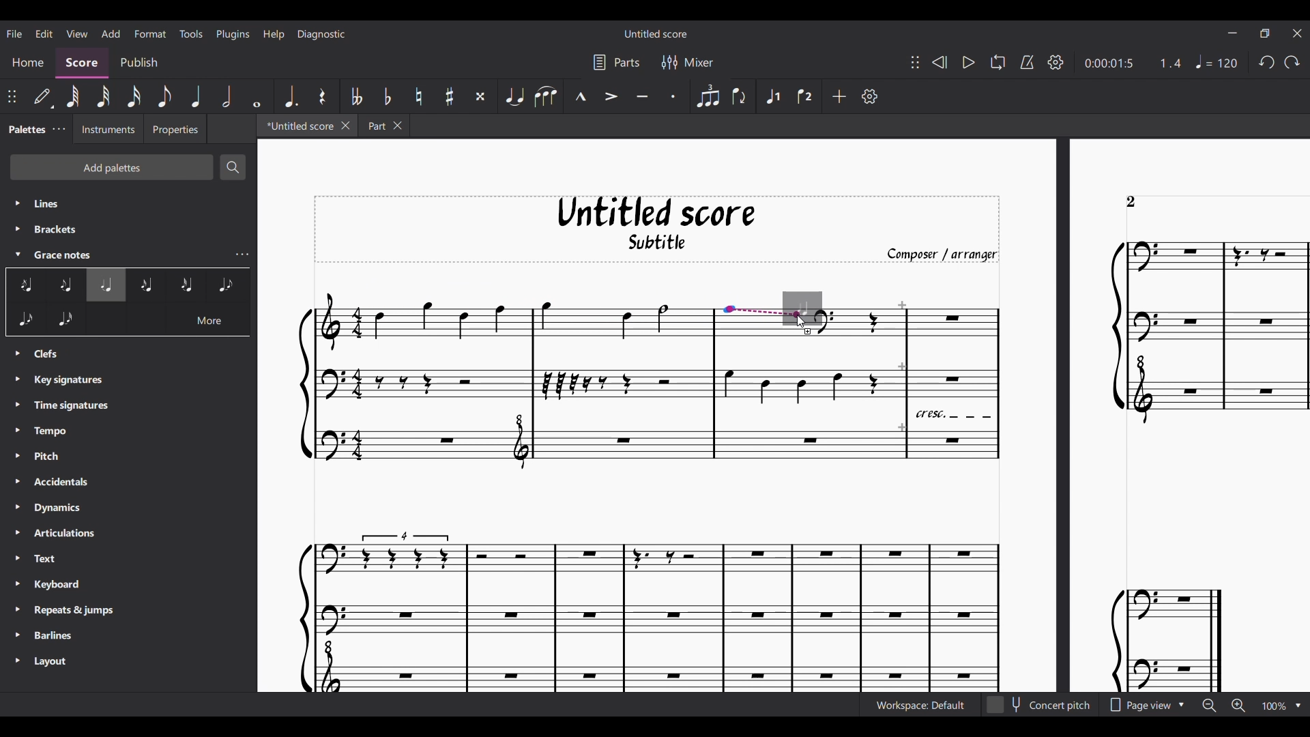 This screenshot has height=737, width=1310. What do you see at coordinates (17, 509) in the screenshot?
I see `Expand respective palette` at bounding box center [17, 509].